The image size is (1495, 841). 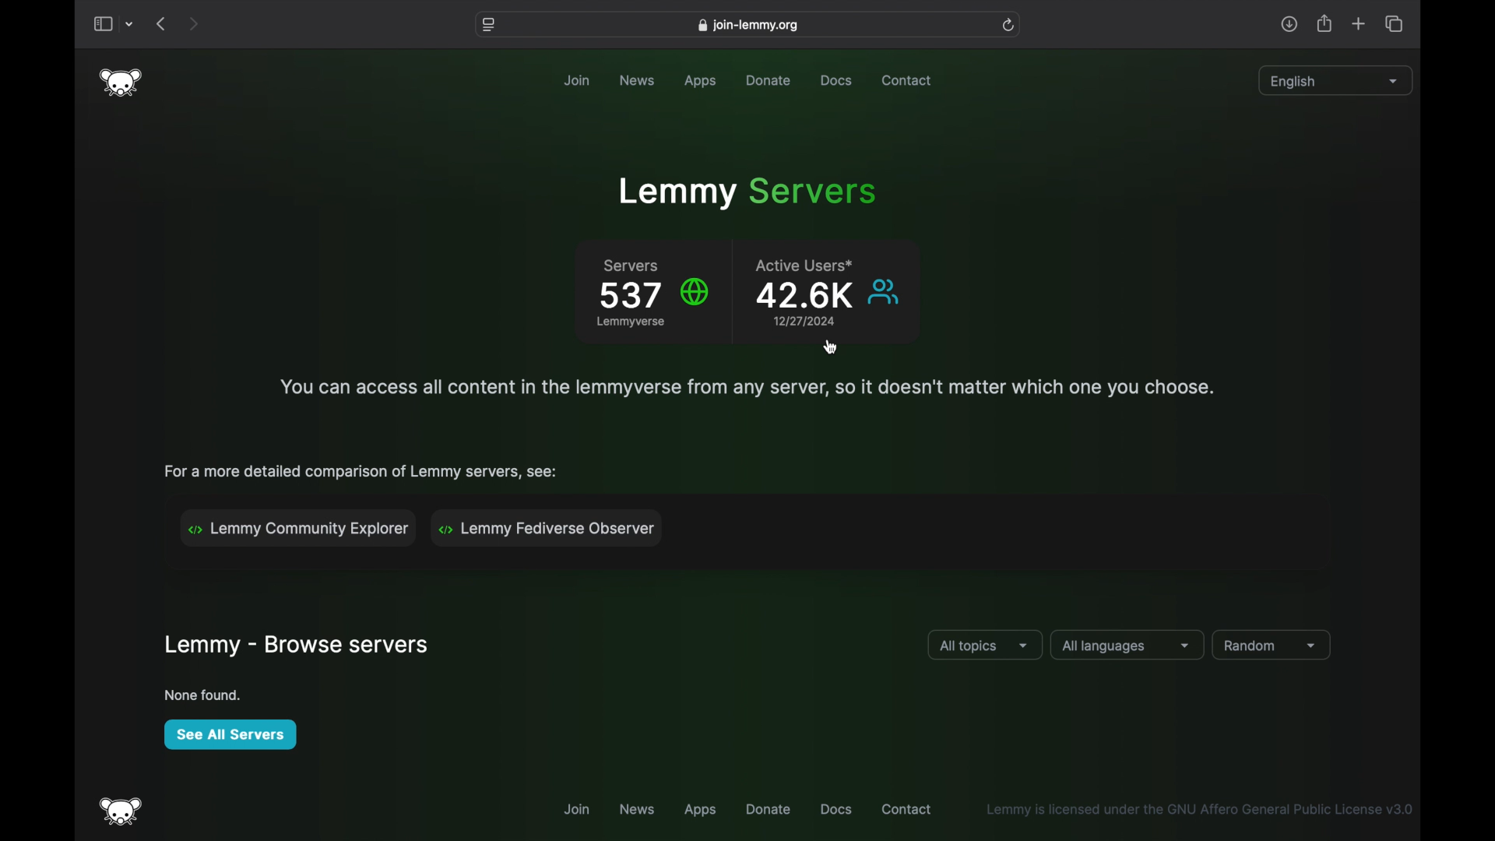 What do you see at coordinates (907, 81) in the screenshot?
I see `contact` at bounding box center [907, 81].